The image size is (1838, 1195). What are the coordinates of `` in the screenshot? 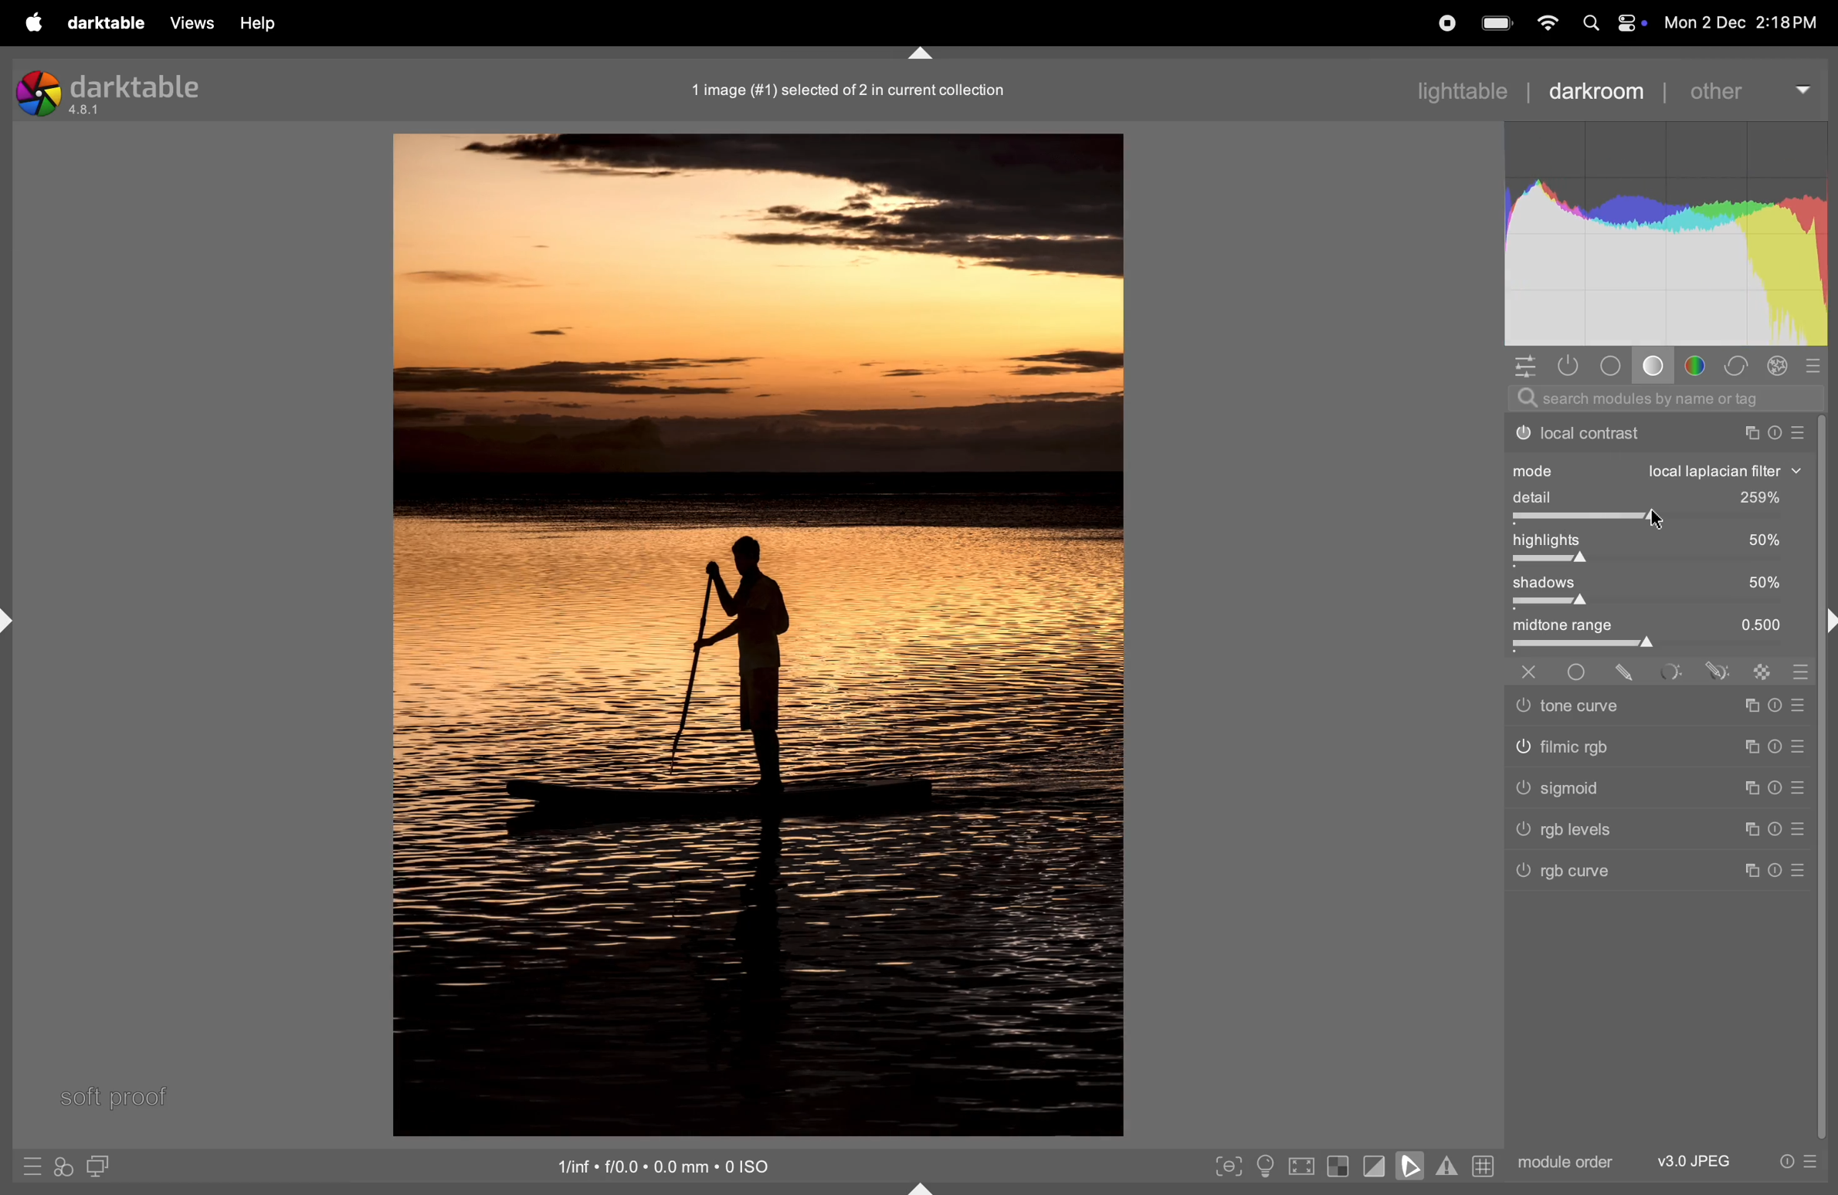 It's located at (1779, 871).